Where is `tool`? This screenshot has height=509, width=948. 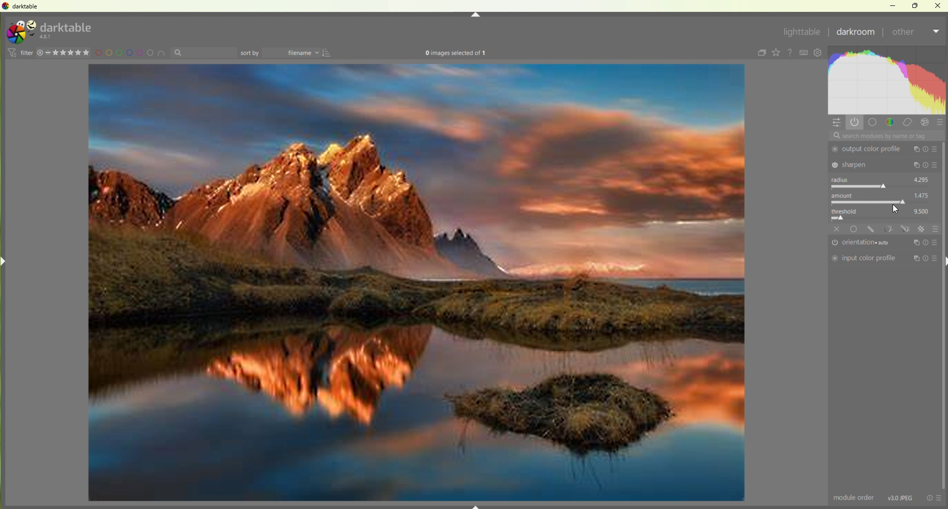
tool is located at coordinates (906, 229).